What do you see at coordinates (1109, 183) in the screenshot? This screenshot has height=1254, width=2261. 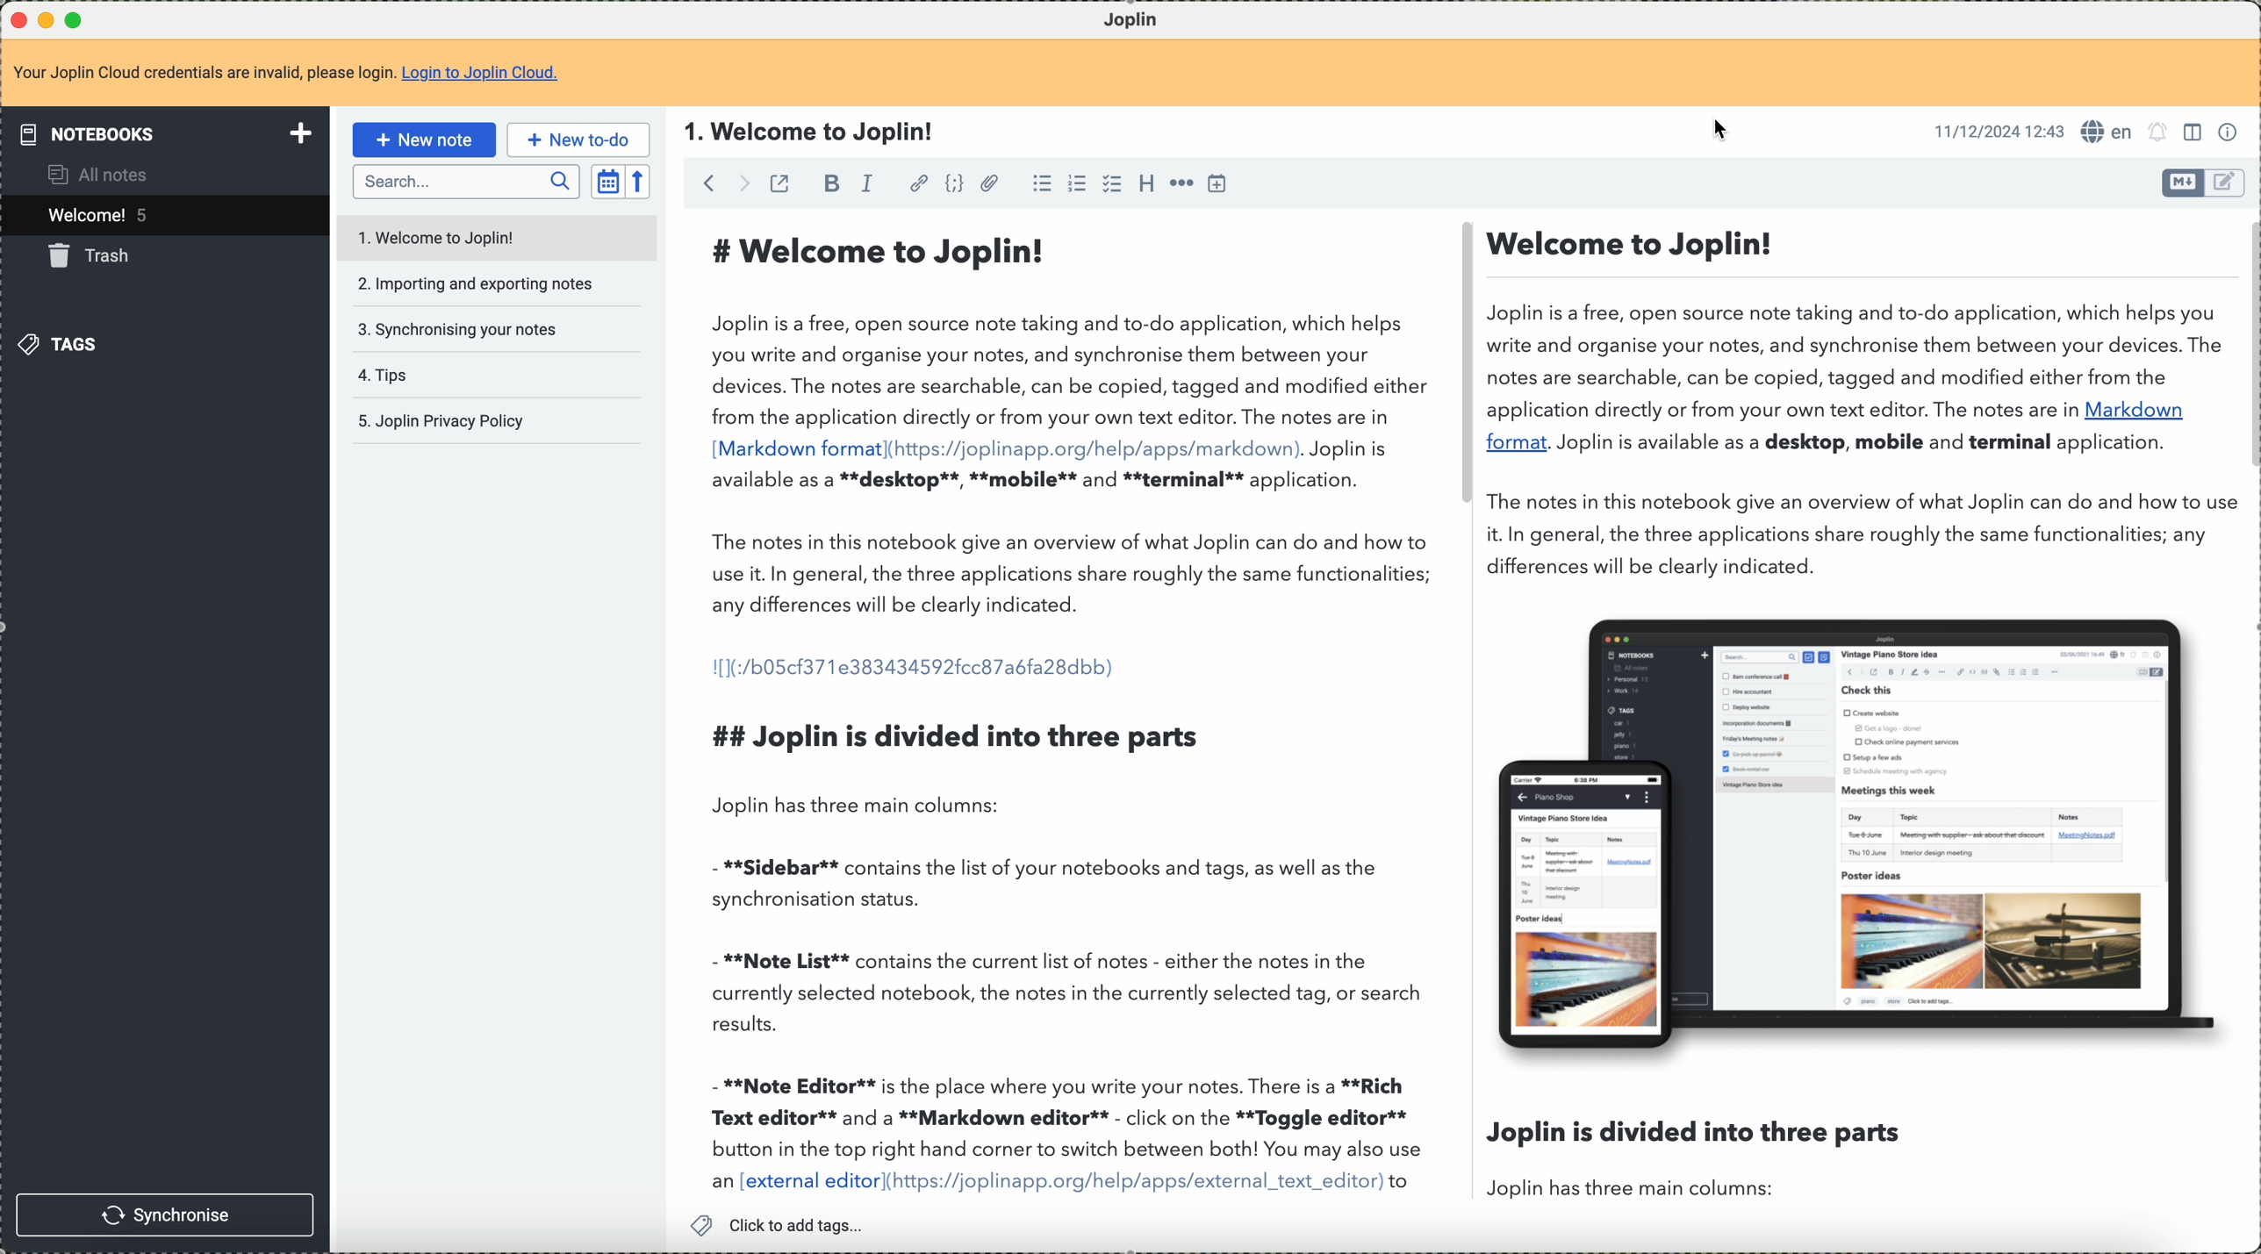 I see `checkbox` at bounding box center [1109, 183].